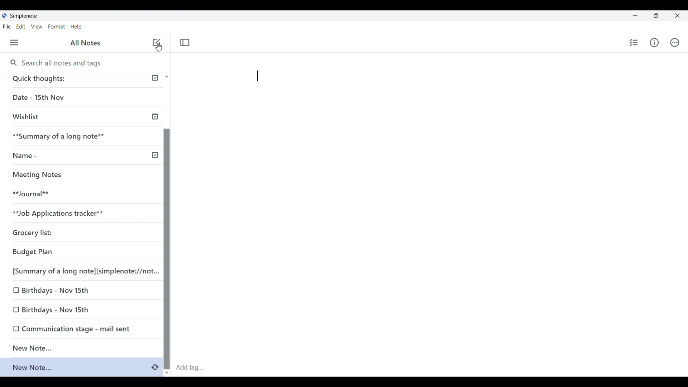 The image size is (688, 387). I want to click on Summary of a long note, so click(59, 135).